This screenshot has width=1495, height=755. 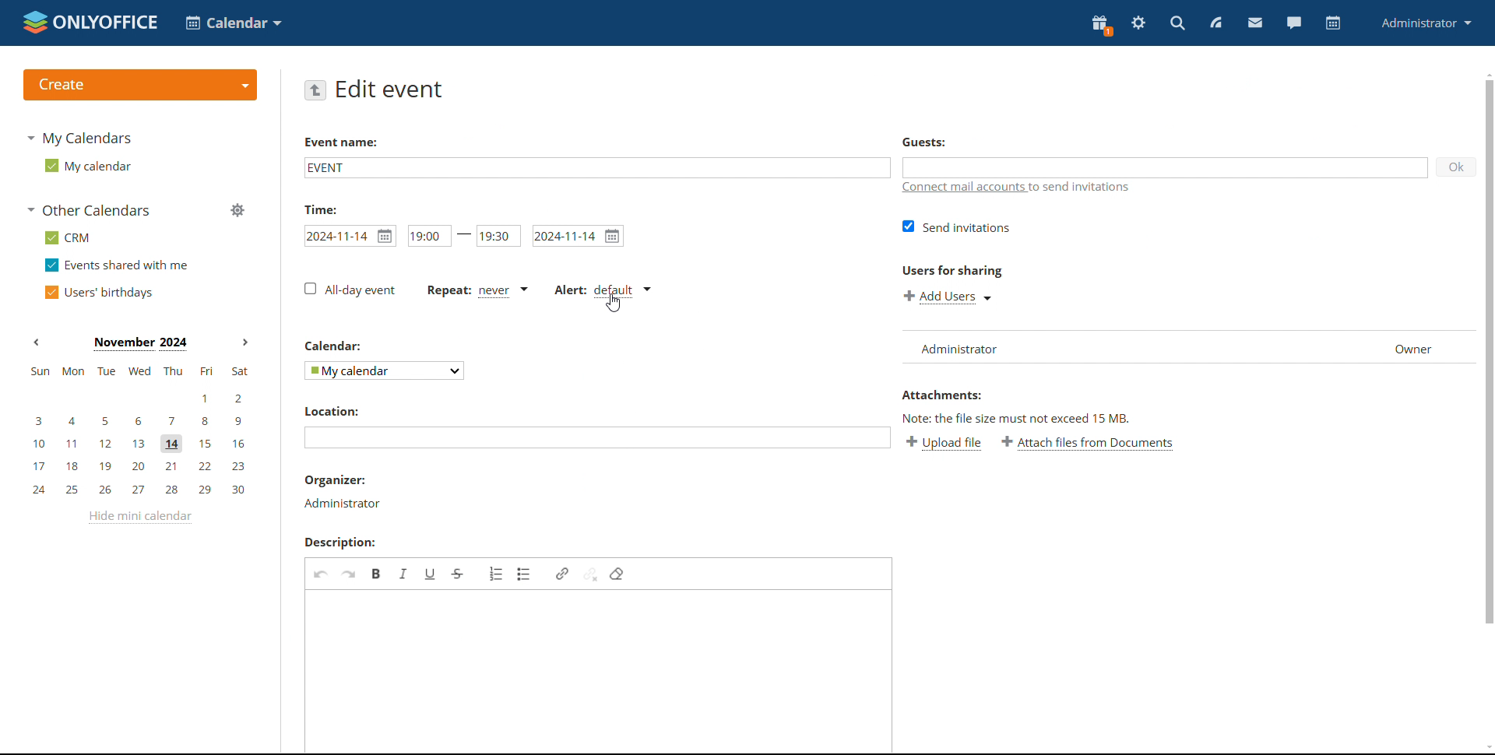 What do you see at coordinates (1489, 352) in the screenshot?
I see `scrollbar` at bounding box center [1489, 352].